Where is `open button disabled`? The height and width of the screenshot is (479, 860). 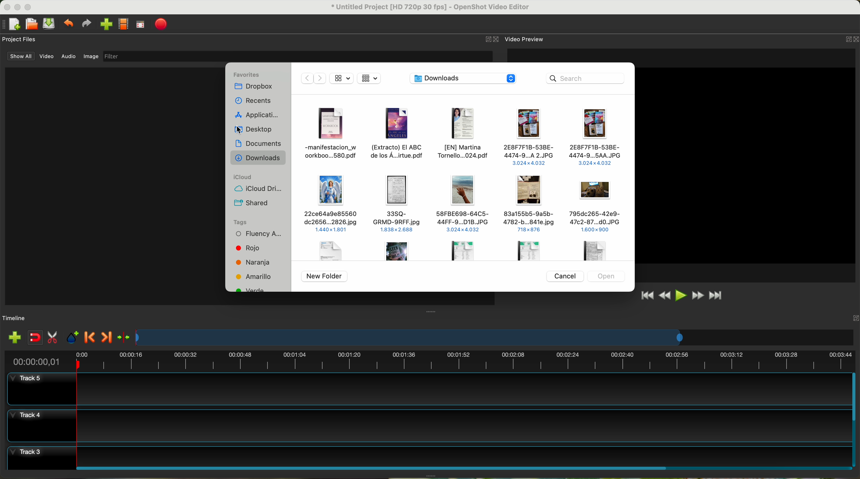 open button disabled is located at coordinates (606, 275).